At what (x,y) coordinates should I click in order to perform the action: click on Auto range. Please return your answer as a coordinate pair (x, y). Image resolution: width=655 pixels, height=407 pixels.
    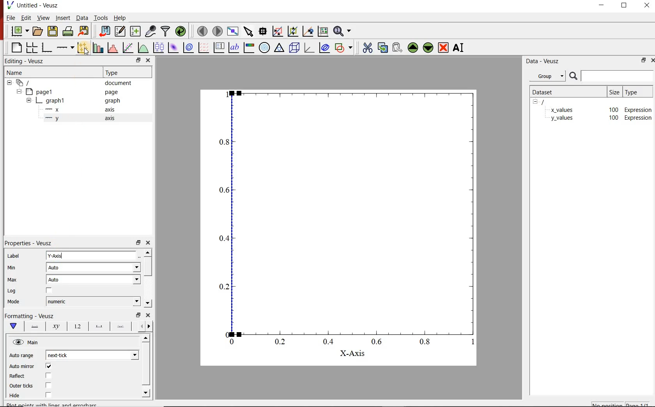
    Looking at the image, I should click on (22, 355).